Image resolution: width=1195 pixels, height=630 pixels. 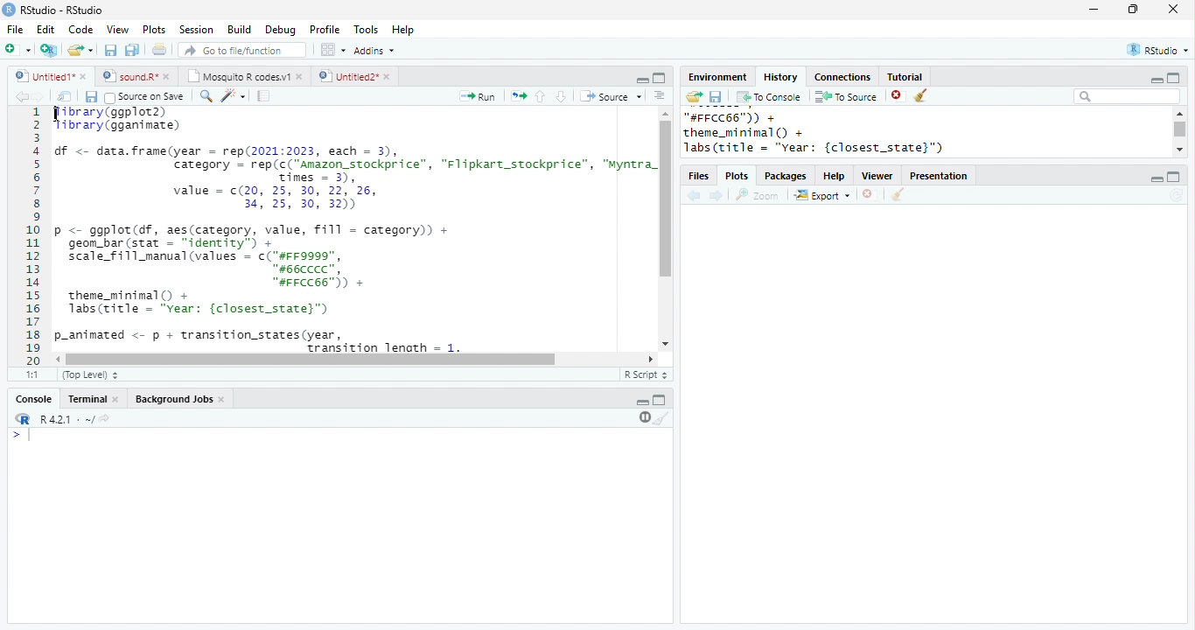 What do you see at coordinates (645, 374) in the screenshot?
I see `R Script` at bounding box center [645, 374].